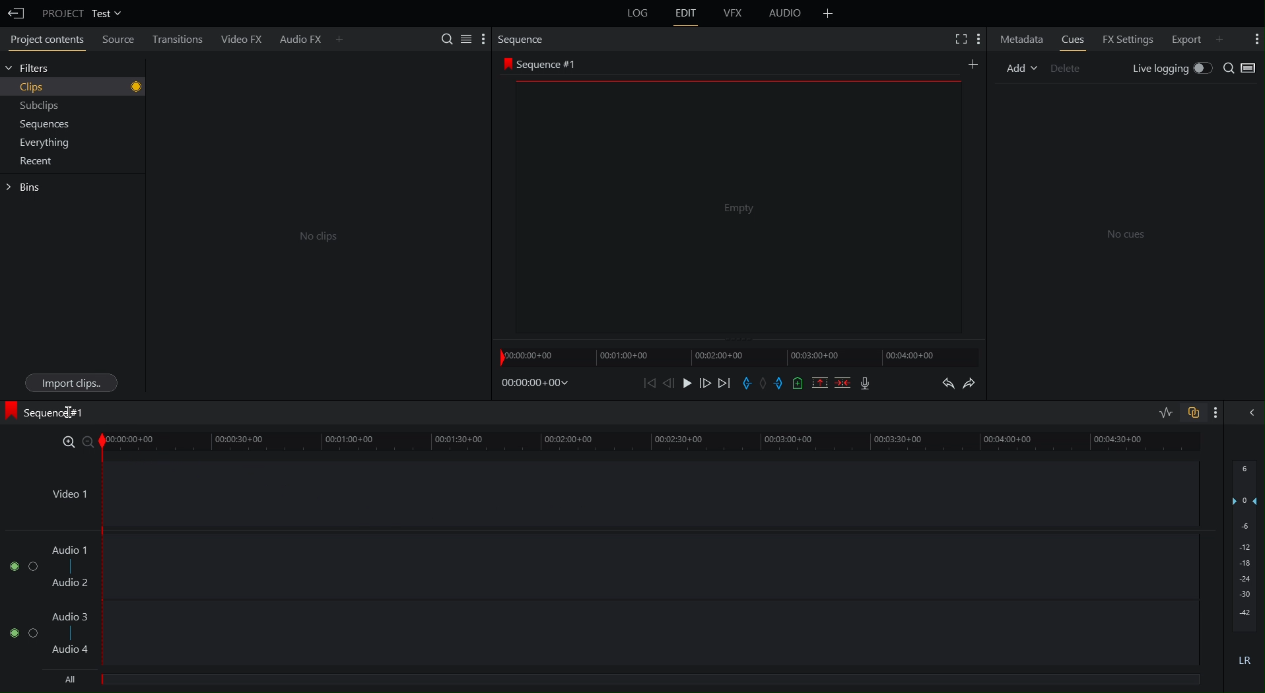 This screenshot has width=1265, height=693. Describe the element at coordinates (735, 13) in the screenshot. I see `VFX` at that location.